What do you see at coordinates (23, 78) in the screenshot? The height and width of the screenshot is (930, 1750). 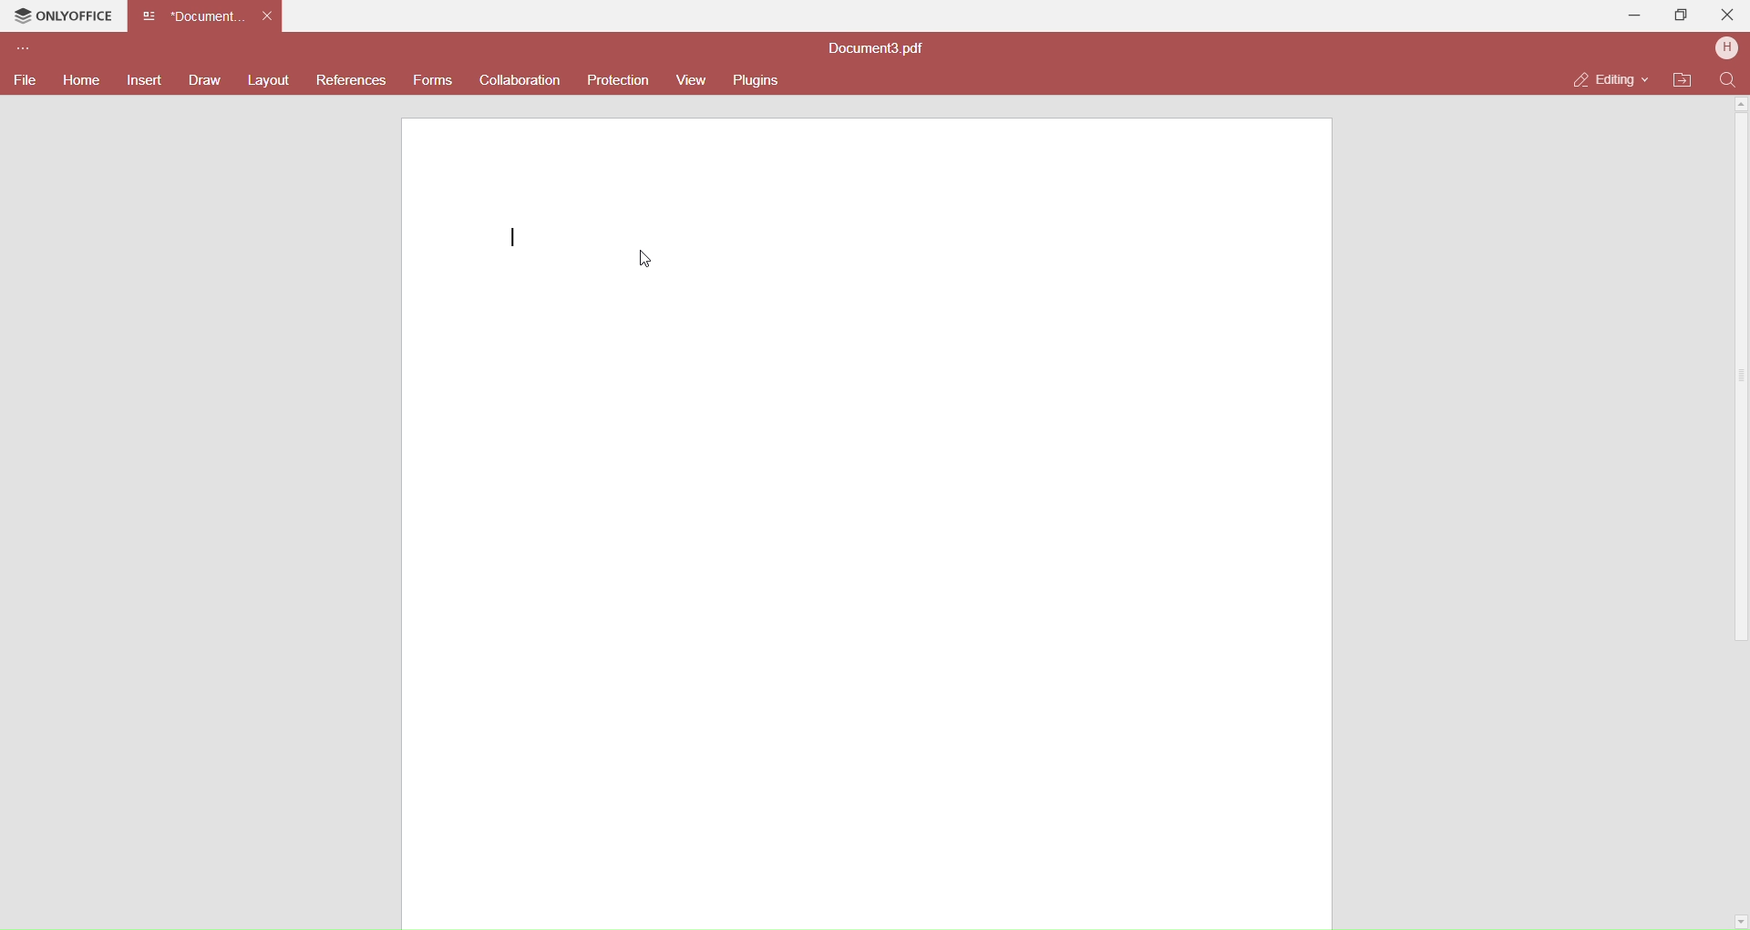 I see `File` at bounding box center [23, 78].